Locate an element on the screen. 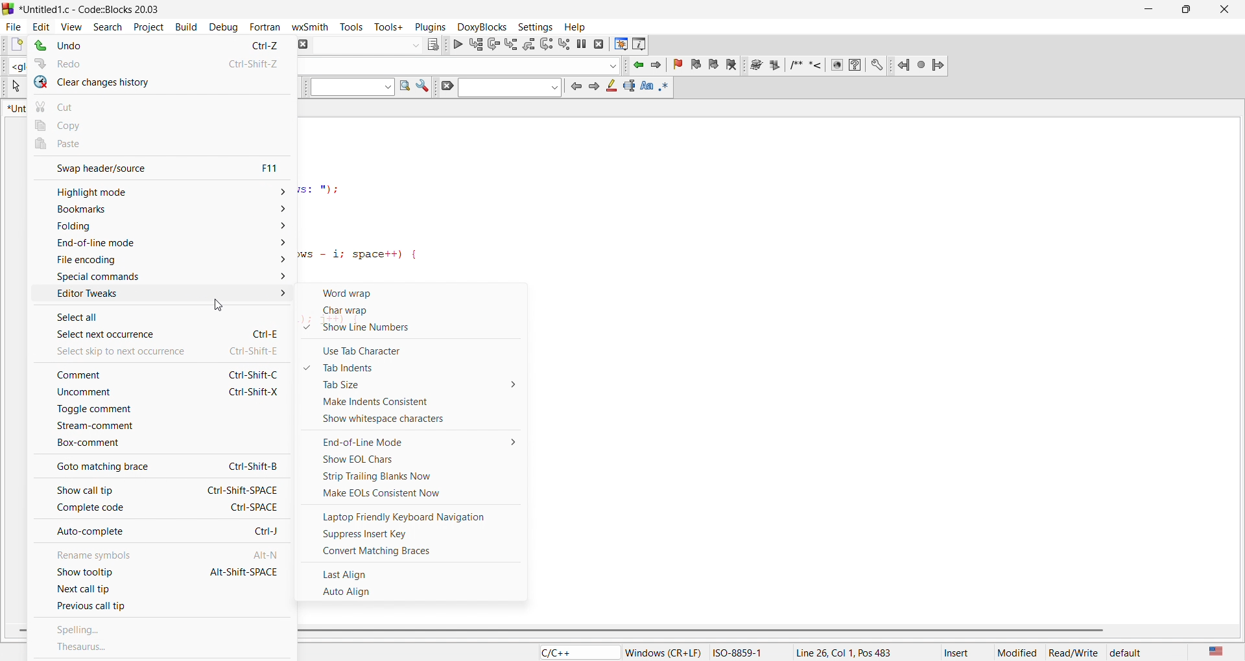  clear changes history is located at coordinates (161, 82).